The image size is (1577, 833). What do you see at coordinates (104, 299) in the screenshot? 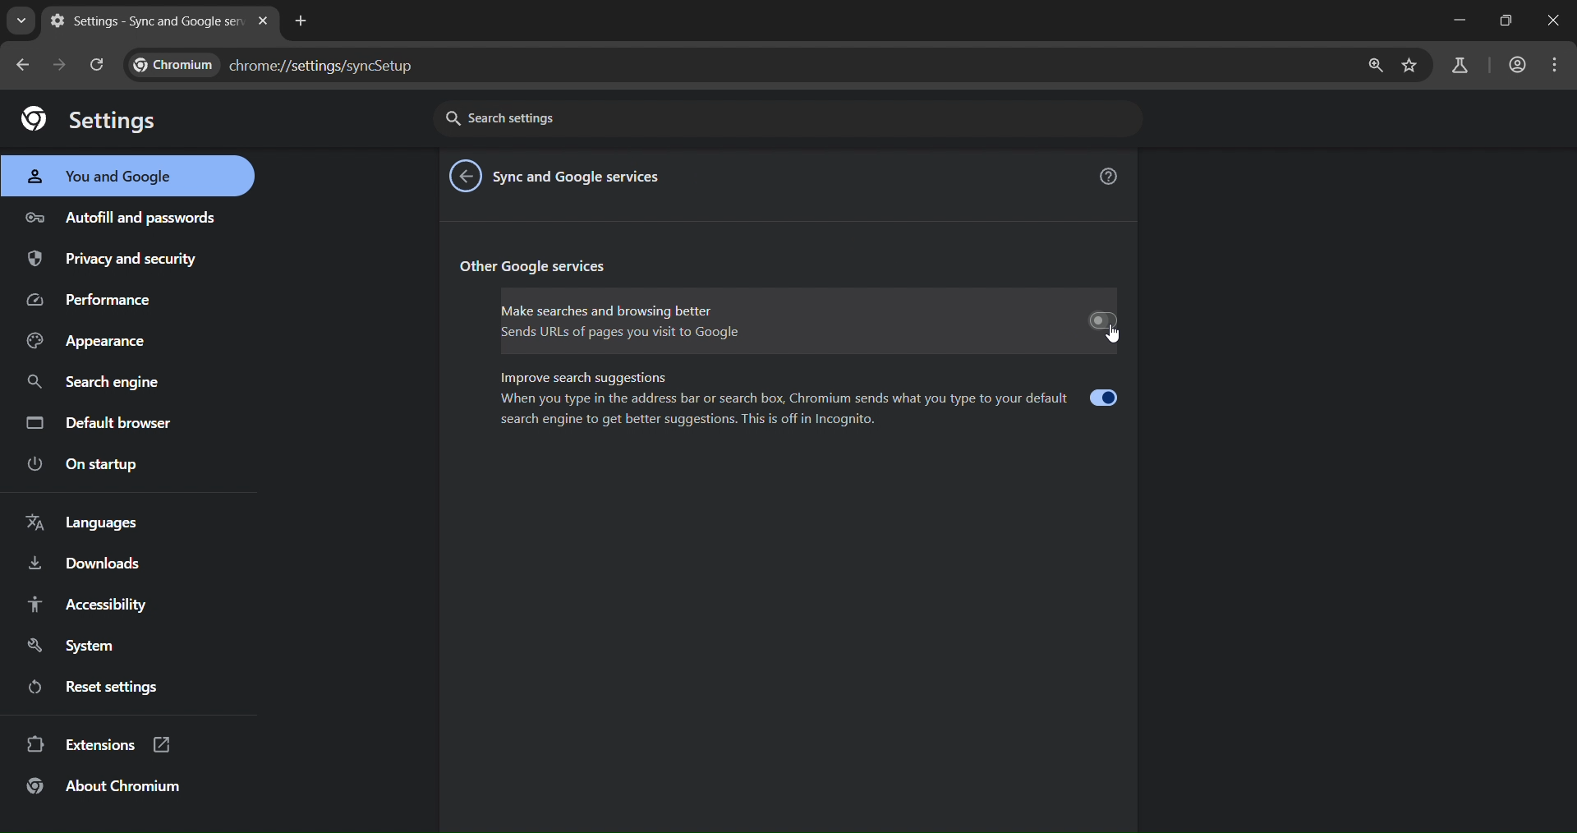
I see `performance` at bounding box center [104, 299].